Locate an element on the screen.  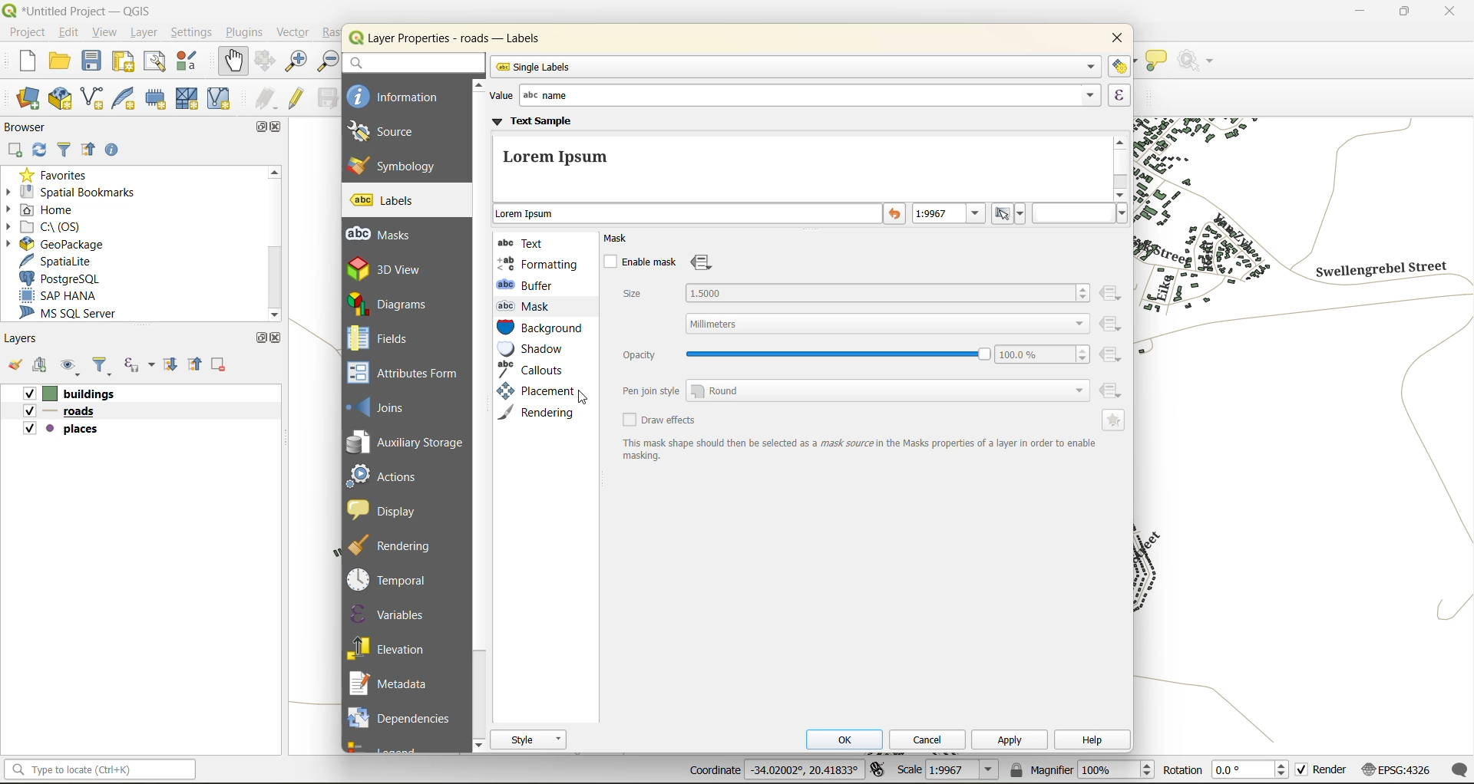
close is located at coordinates (279, 340).